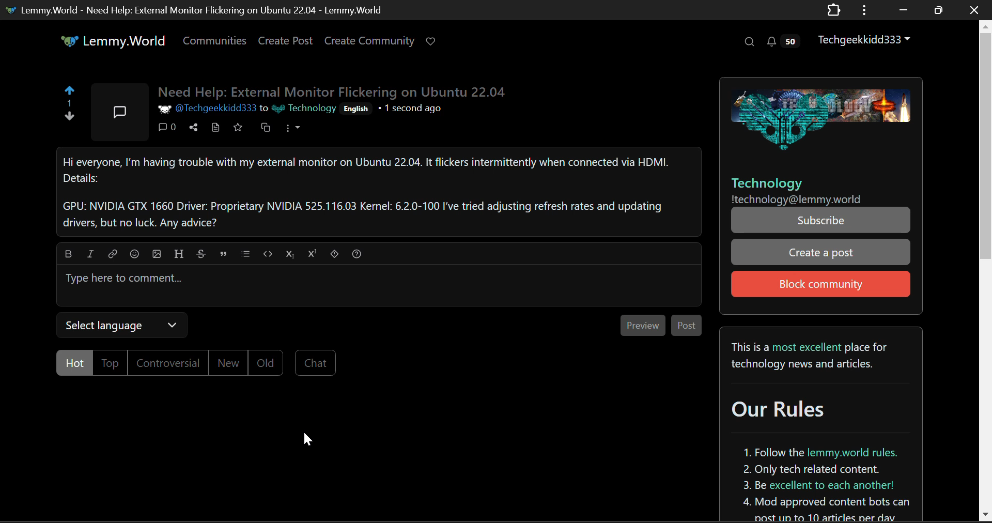 The image size is (992, 523). Describe the element at coordinates (303, 109) in the screenshot. I see `Technology` at that location.